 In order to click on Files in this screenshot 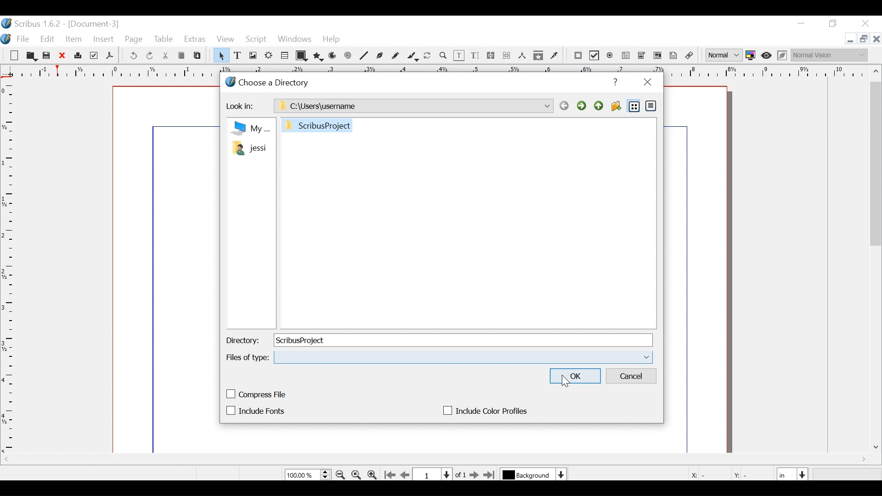, I will do `click(249, 140)`.